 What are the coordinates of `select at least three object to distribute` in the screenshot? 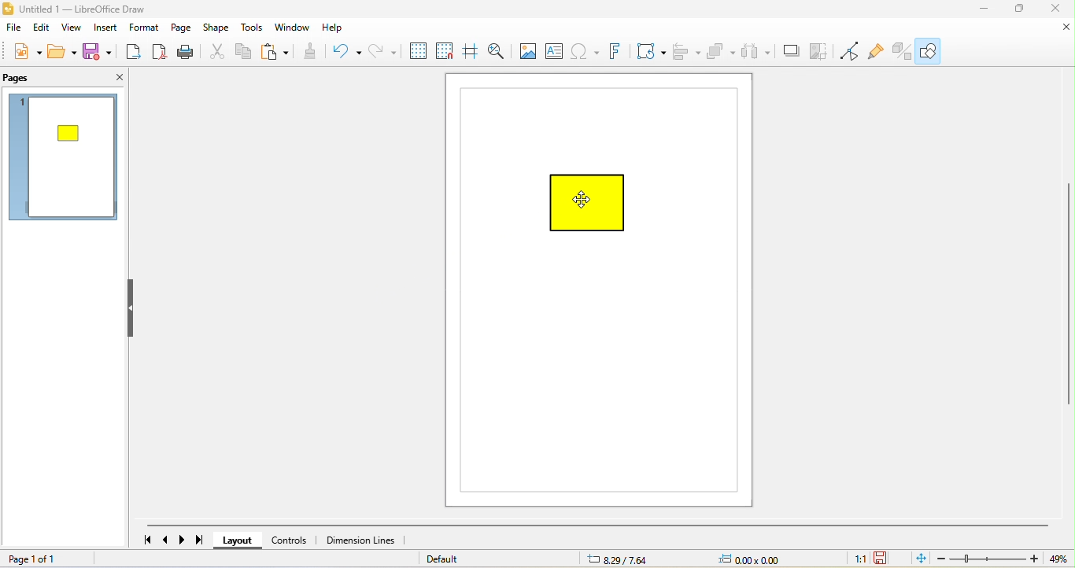 It's located at (758, 50).